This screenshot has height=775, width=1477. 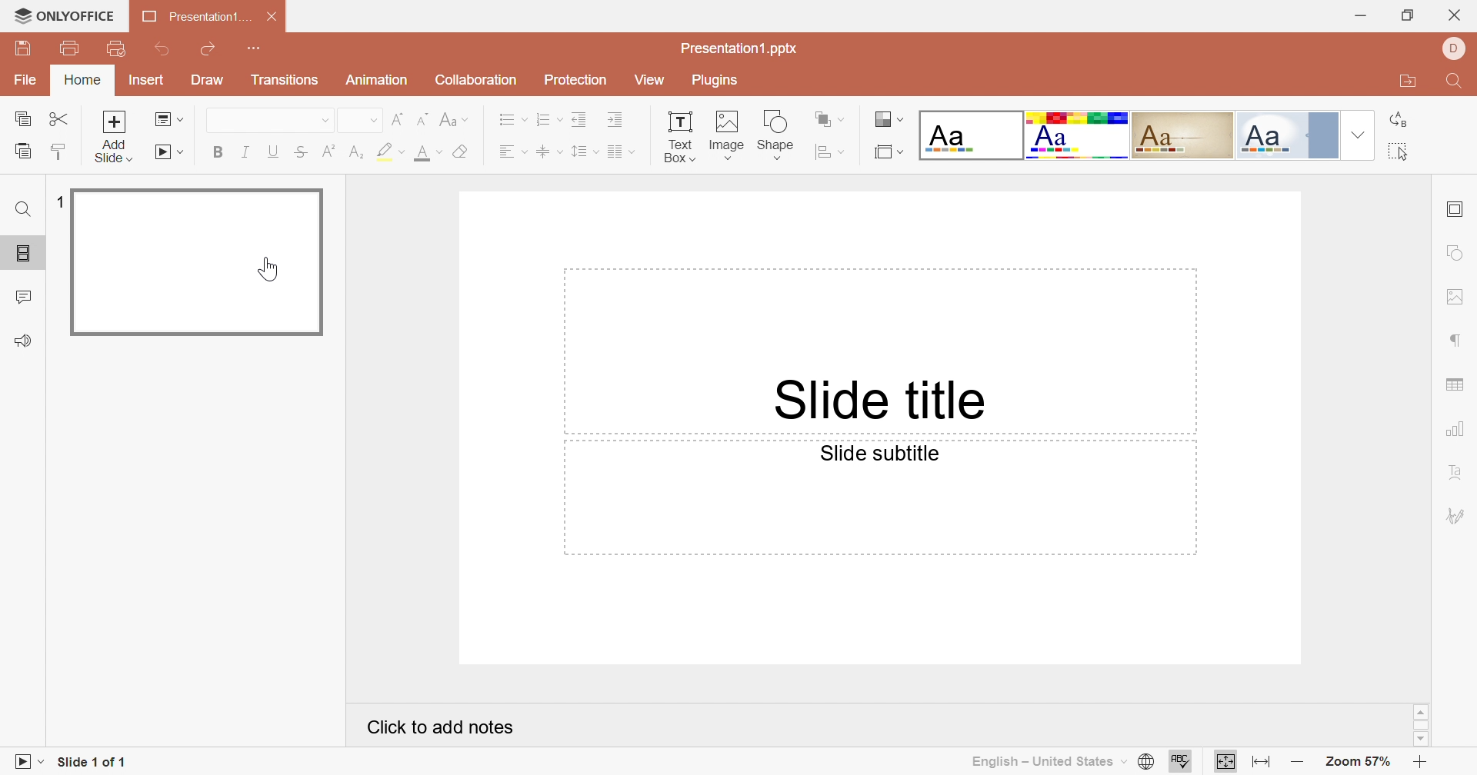 I want to click on Drop Down, so click(x=525, y=119).